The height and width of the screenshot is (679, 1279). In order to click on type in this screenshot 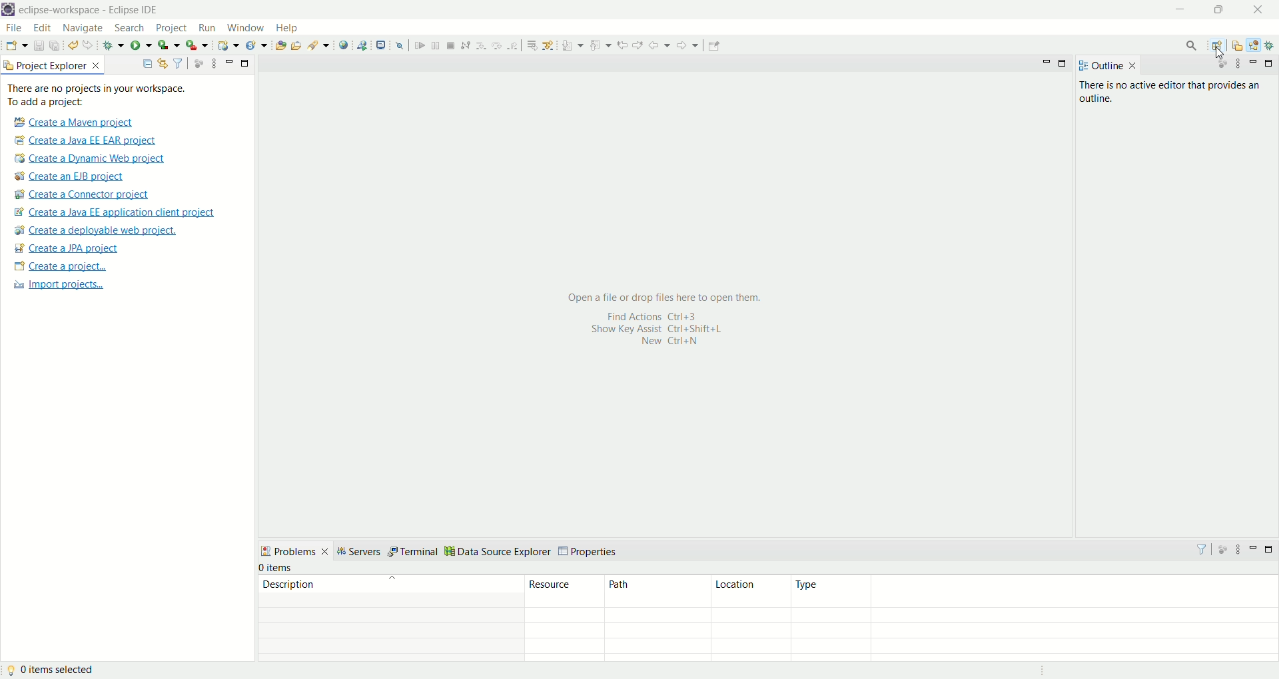, I will do `click(1035, 618)`.